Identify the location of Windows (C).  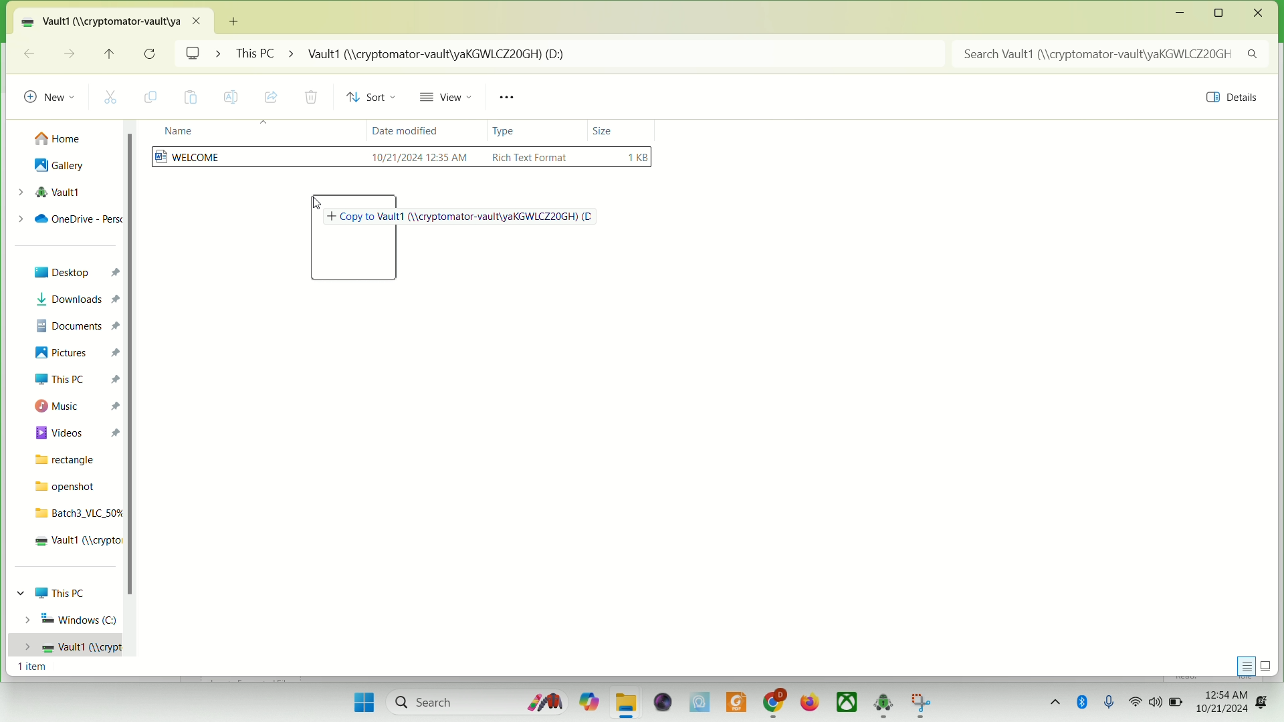
(68, 619).